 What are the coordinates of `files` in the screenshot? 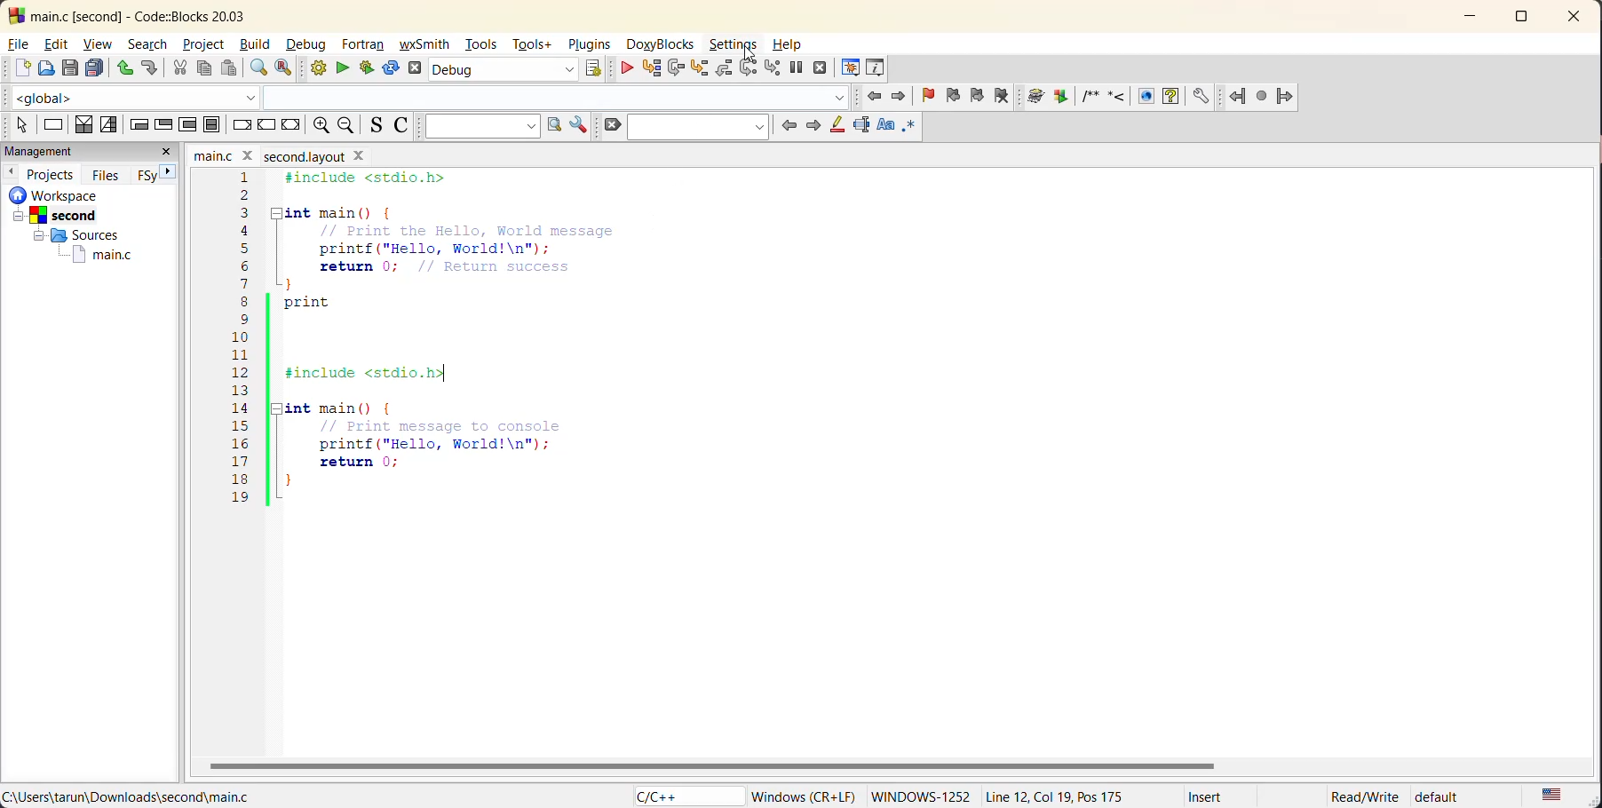 It's located at (103, 174).